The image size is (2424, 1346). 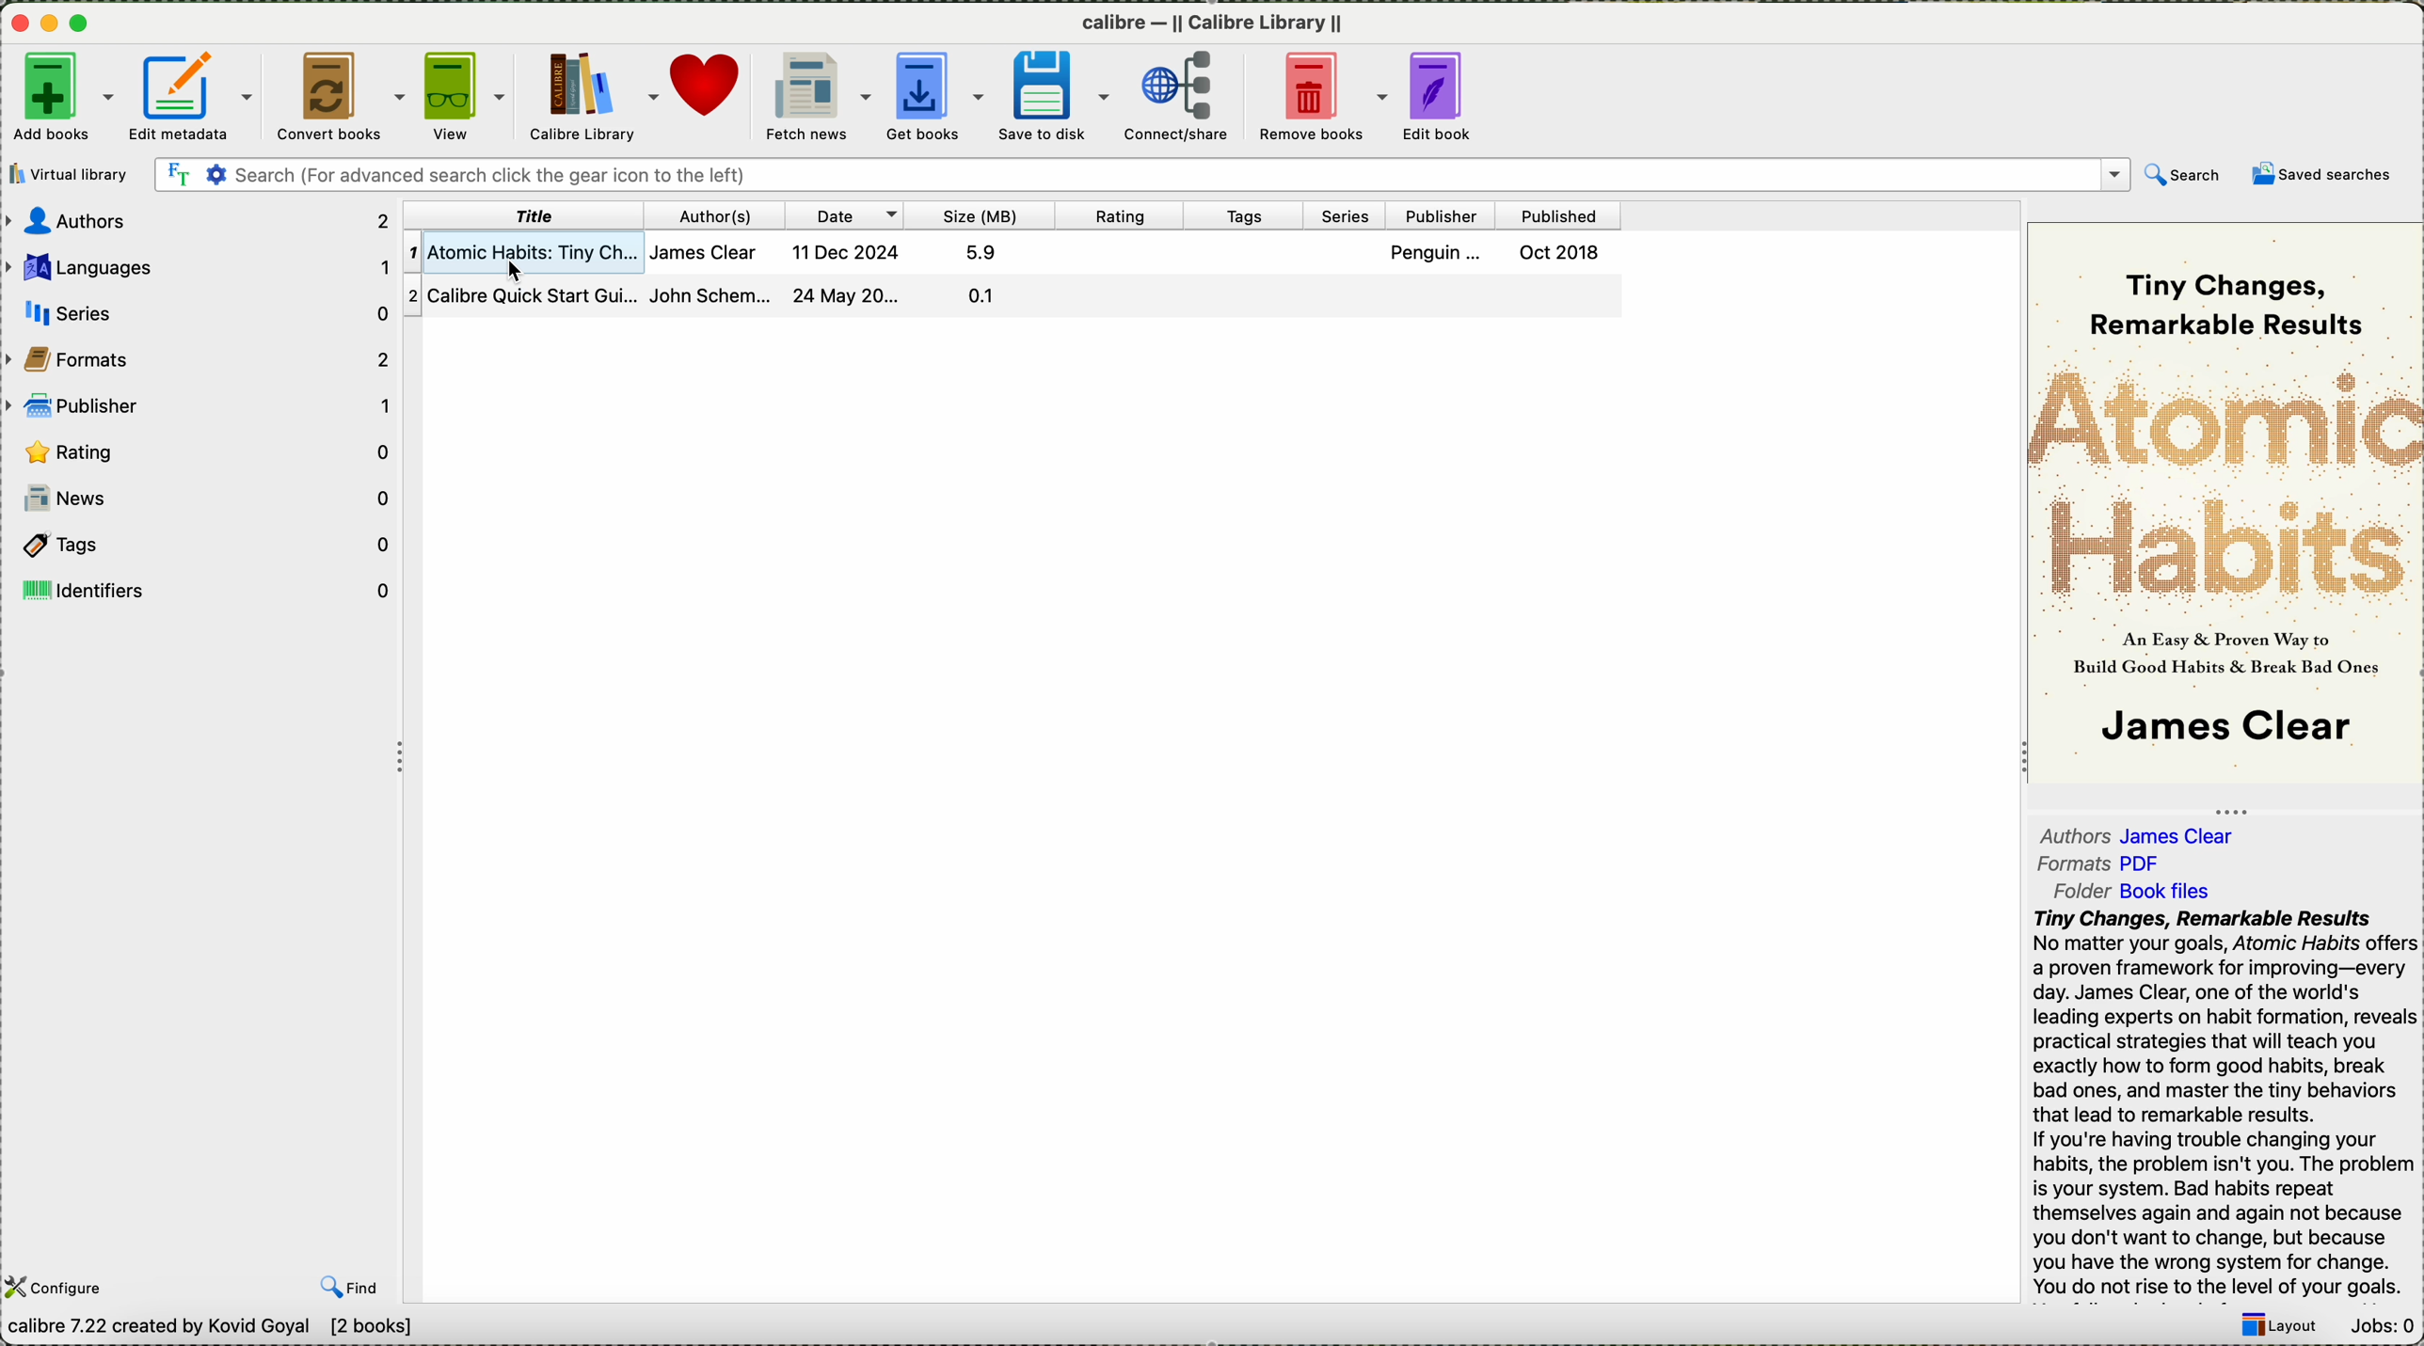 What do you see at coordinates (355, 1287) in the screenshot?
I see `find` at bounding box center [355, 1287].